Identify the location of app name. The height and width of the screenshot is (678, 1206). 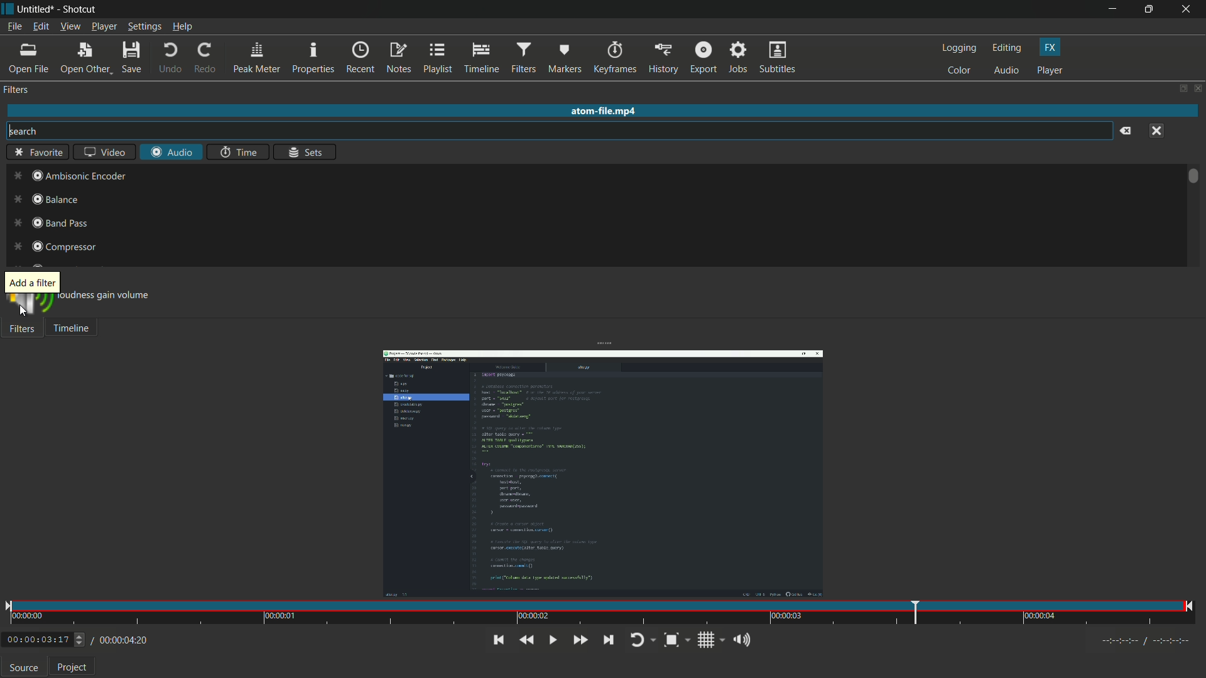
(78, 9).